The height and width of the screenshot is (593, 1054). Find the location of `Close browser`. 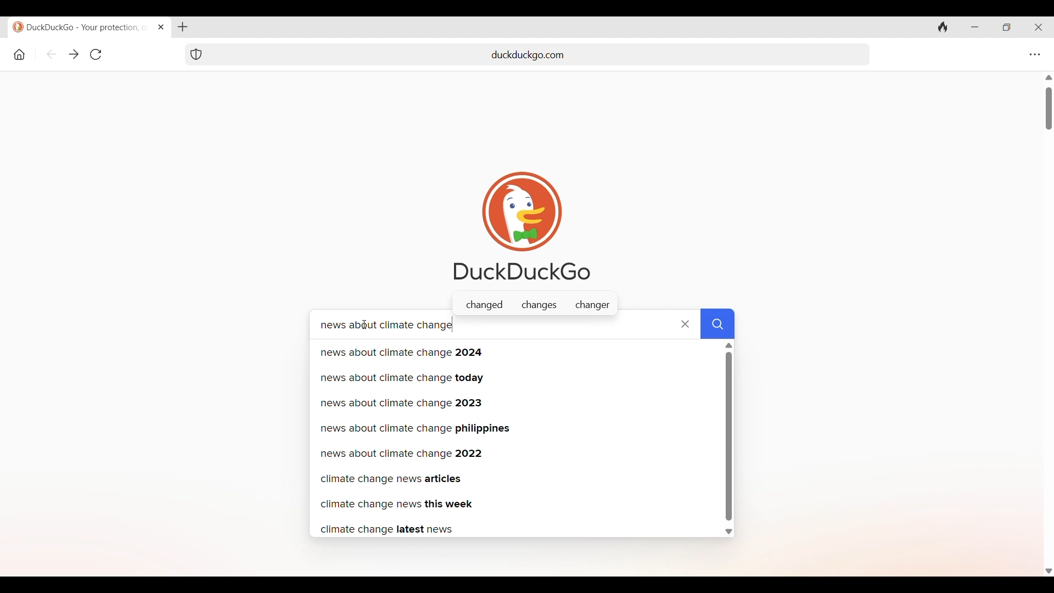

Close browser is located at coordinates (1039, 27).